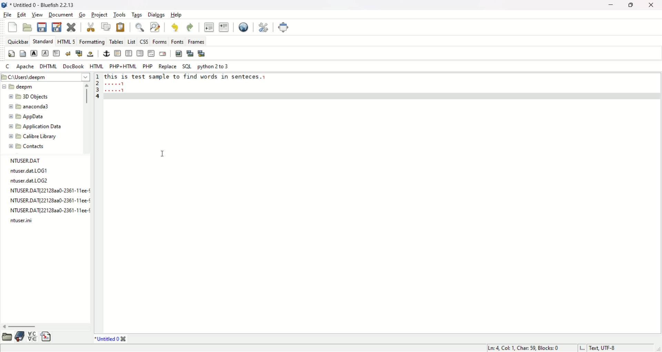 The height and width of the screenshot is (352, 662). What do you see at coordinates (49, 67) in the screenshot?
I see `DHTML` at bounding box center [49, 67].